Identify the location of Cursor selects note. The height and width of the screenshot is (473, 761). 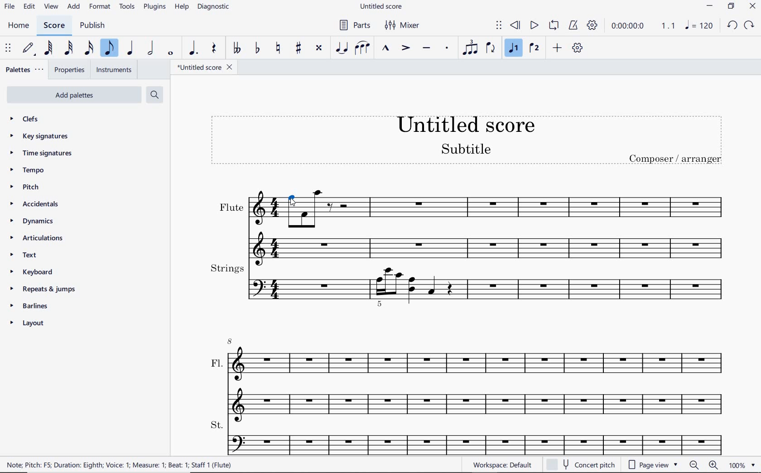
(294, 200).